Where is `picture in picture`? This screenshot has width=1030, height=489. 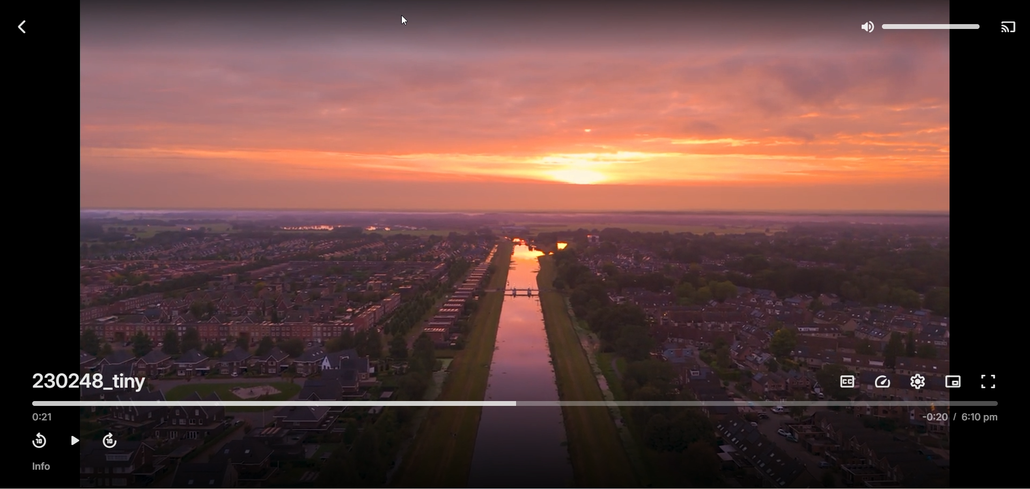 picture in picture is located at coordinates (954, 382).